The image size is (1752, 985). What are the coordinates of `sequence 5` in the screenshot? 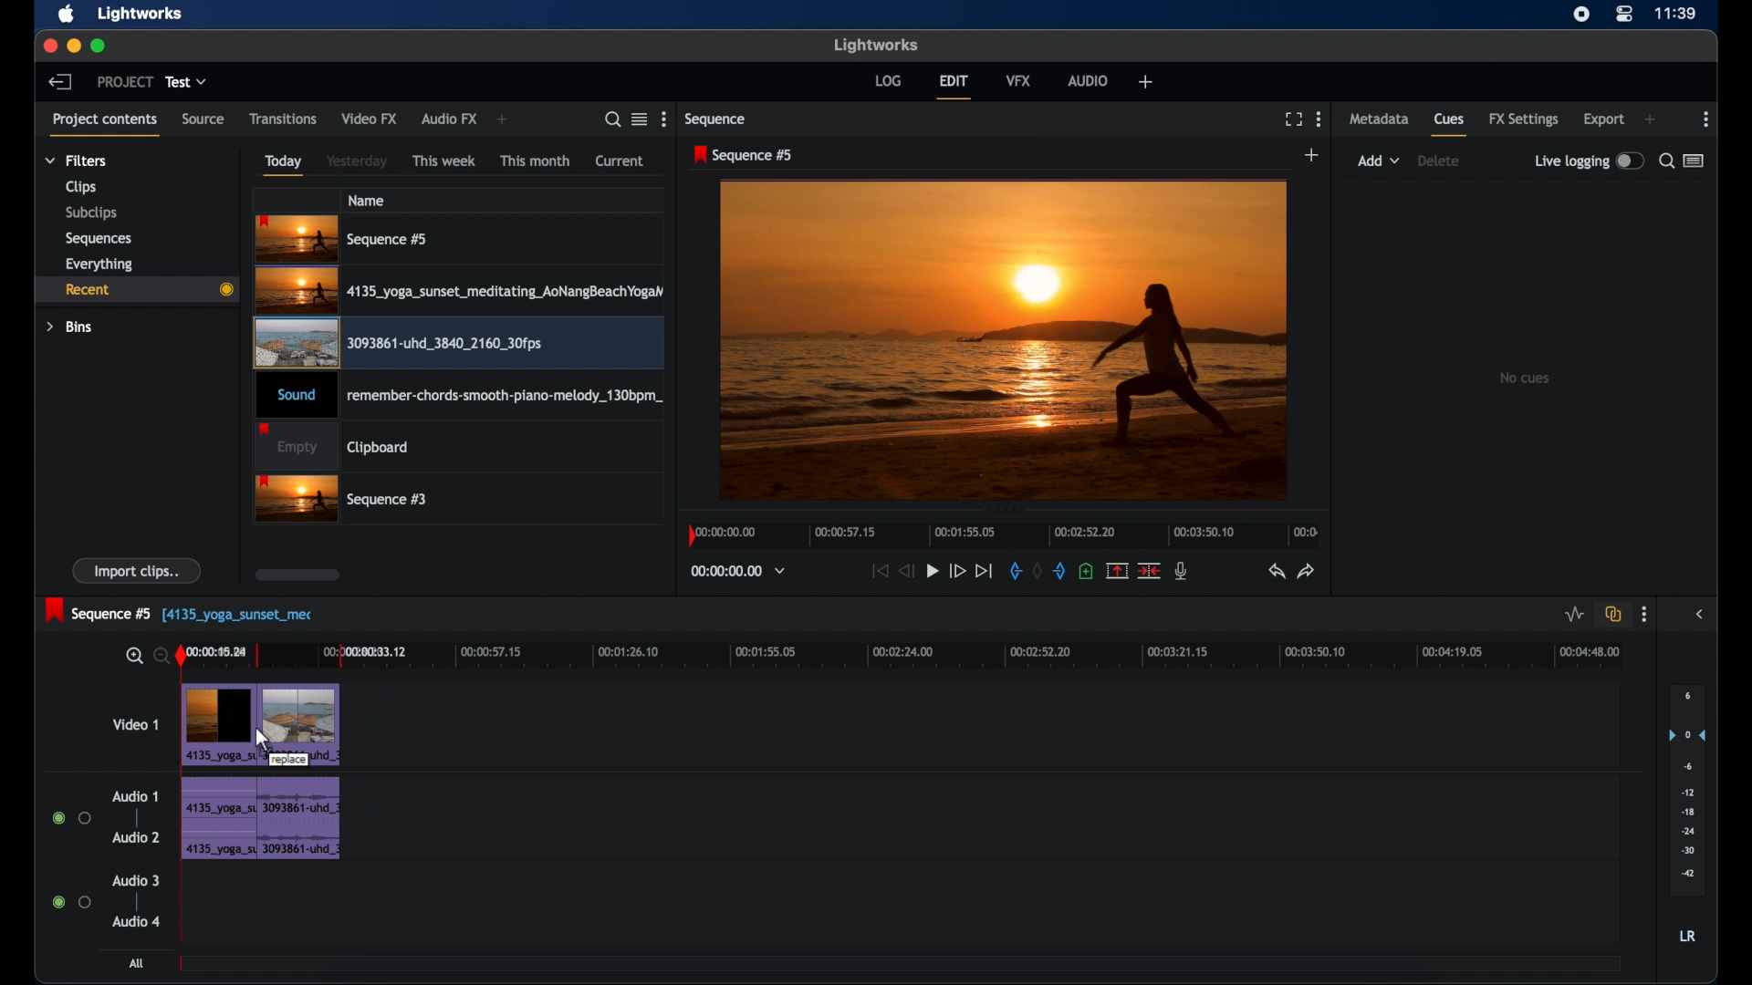 It's located at (744, 155).